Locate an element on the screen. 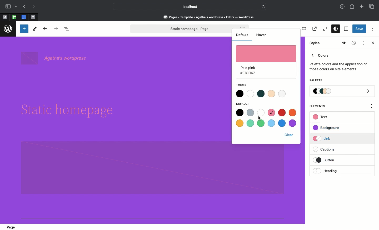 This screenshot has height=230, width=379. Hover is located at coordinates (261, 35).